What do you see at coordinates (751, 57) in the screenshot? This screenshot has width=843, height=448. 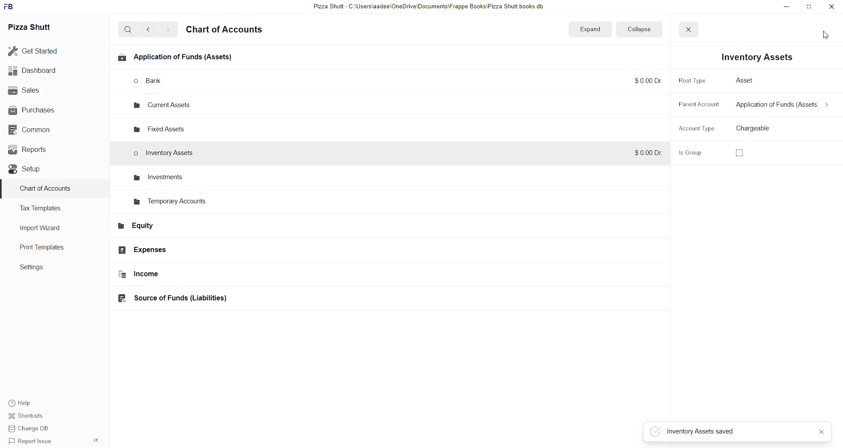 I see `Inventory Assets ` at bounding box center [751, 57].